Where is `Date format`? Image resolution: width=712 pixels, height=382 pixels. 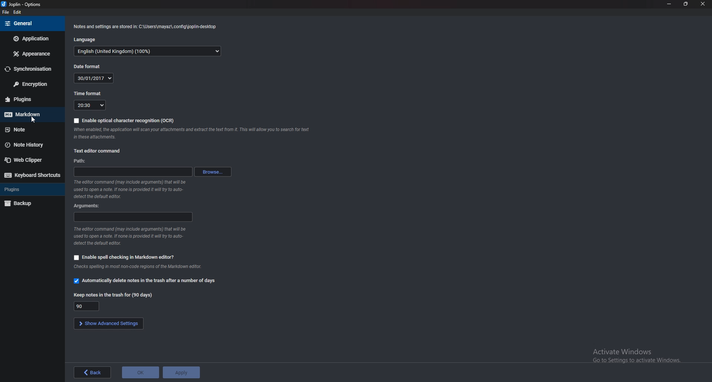
Date format is located at coordinates (89, 66).